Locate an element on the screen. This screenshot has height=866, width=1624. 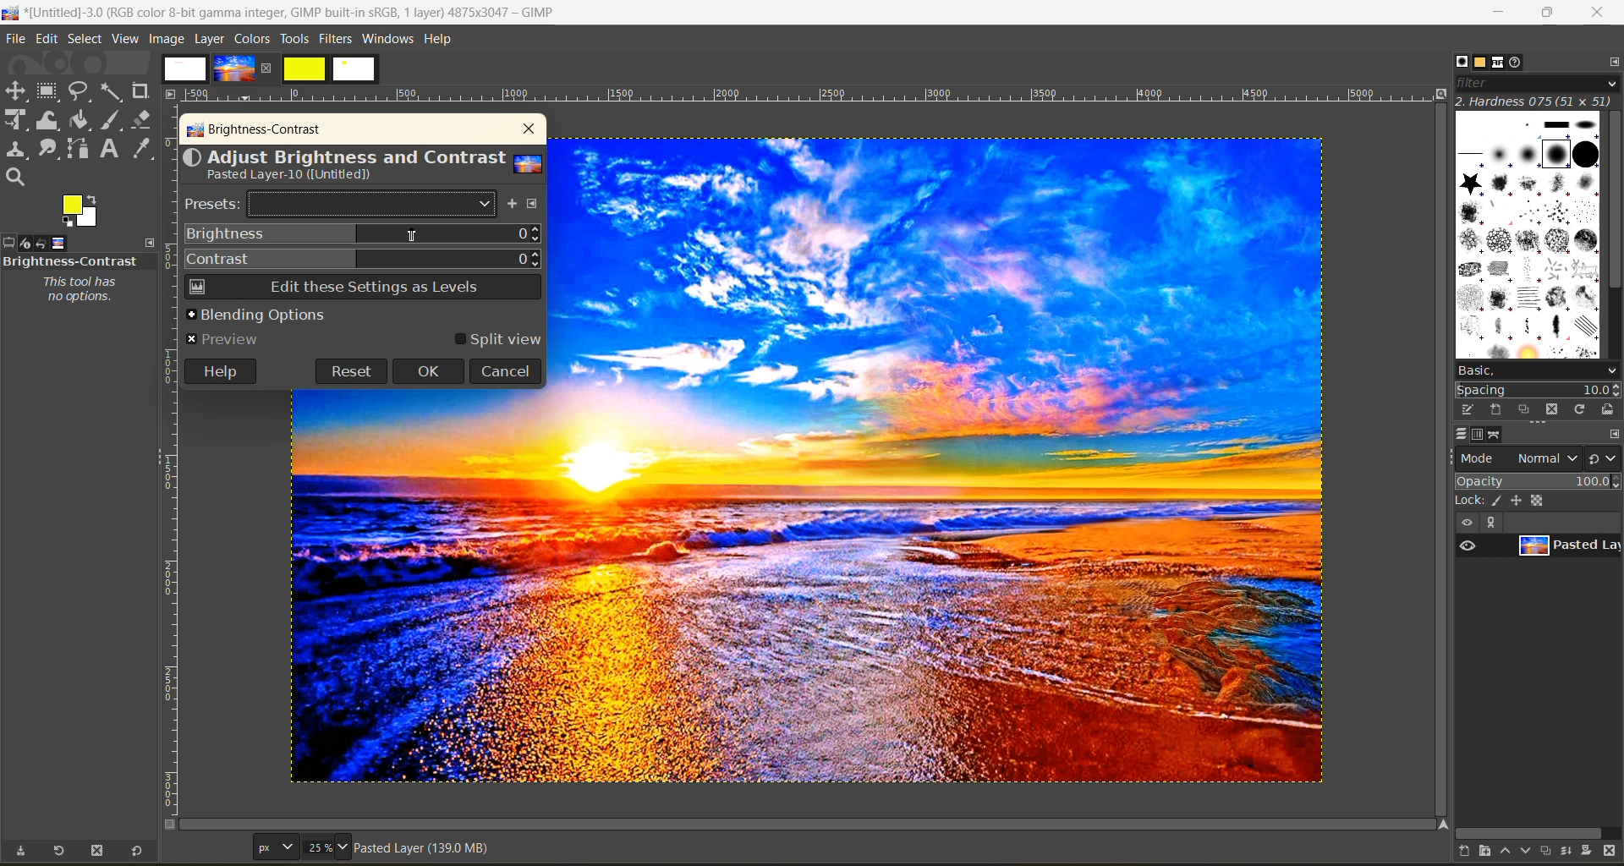
add a mask is located at coordinates (1592, 853).